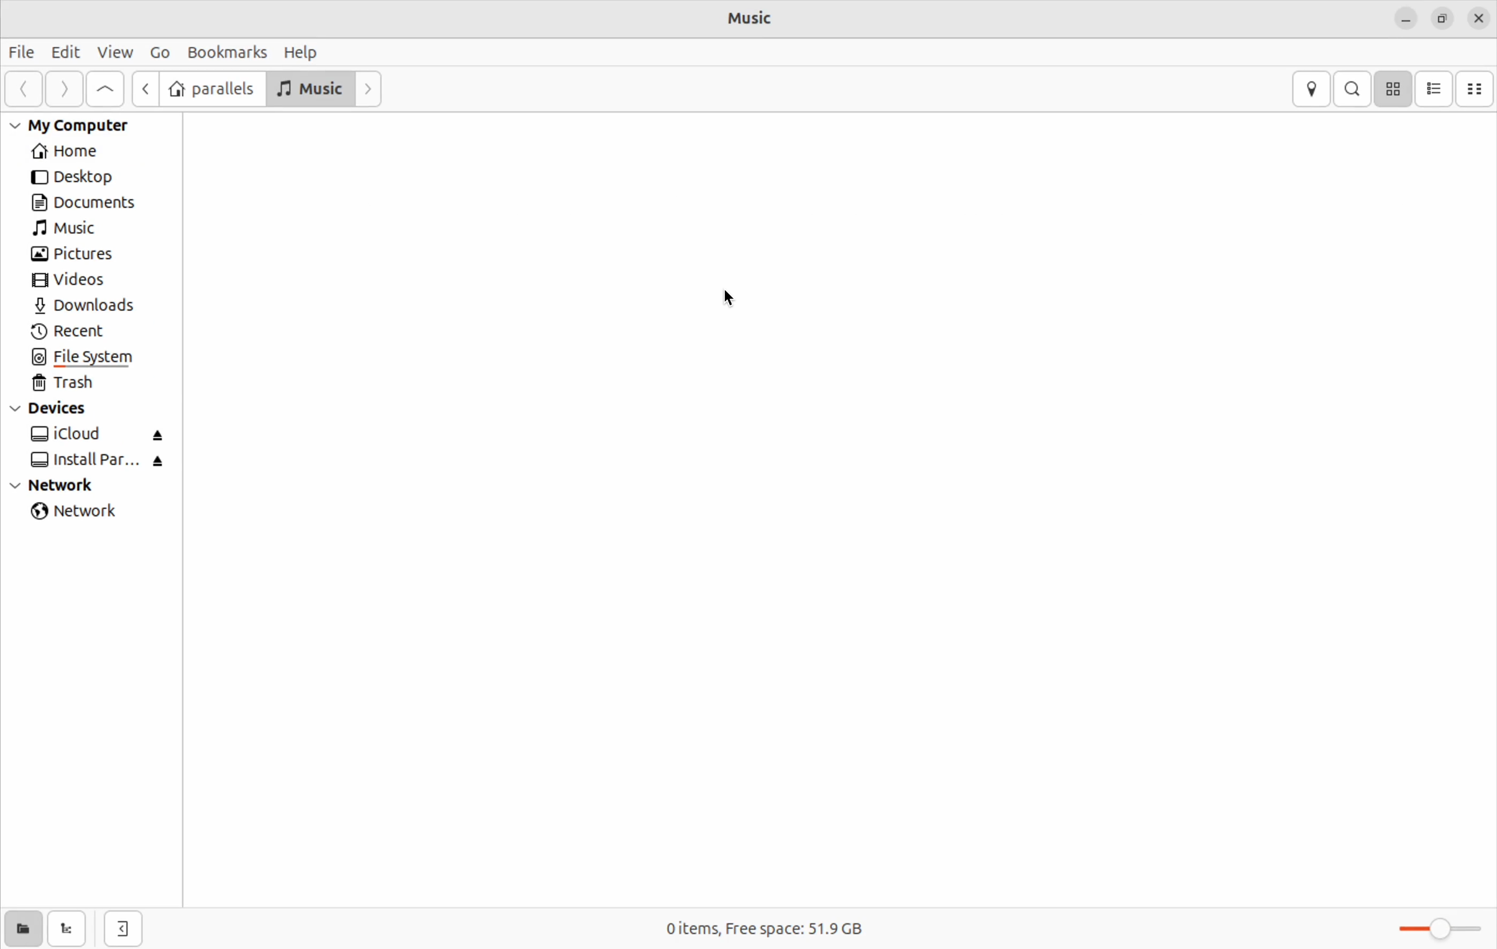 This screenshot has width=1497, height=949. I want to click on network, so click(66, 486).